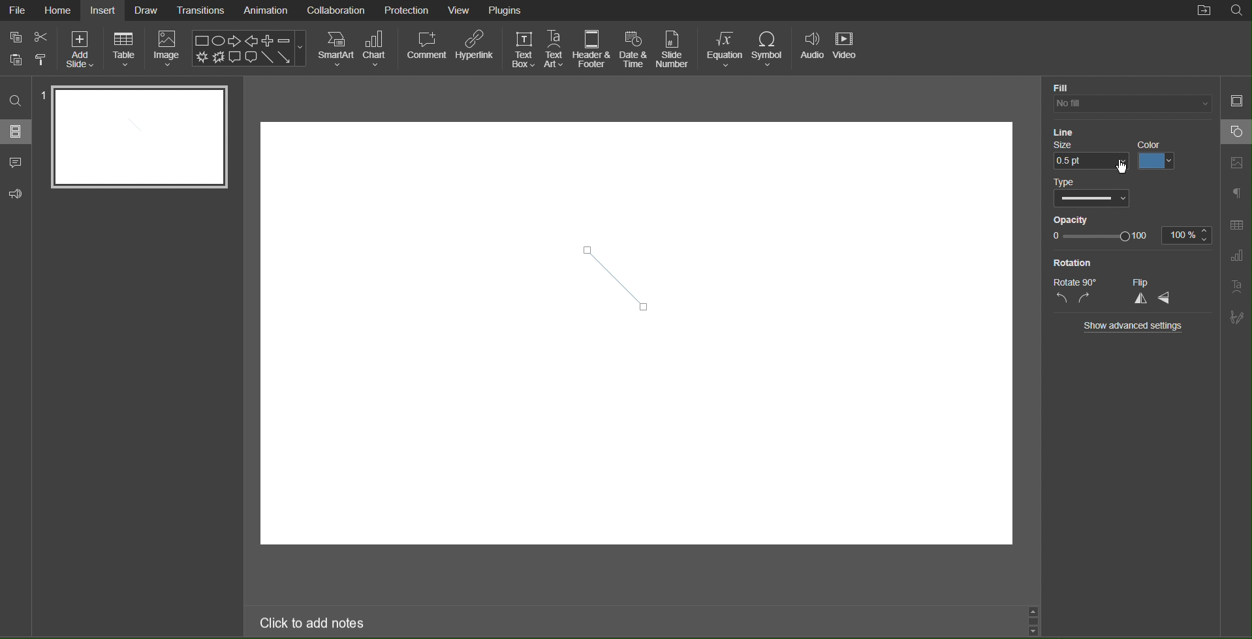  What do you see at coordinates (14, 61) in the screenshot?
I see `Copy` at bounding box center [14, 61].